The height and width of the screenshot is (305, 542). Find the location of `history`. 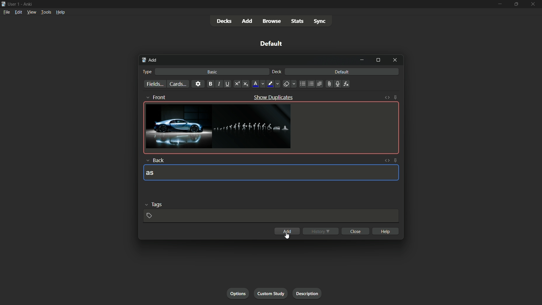

history is located at coordinates (321, 231).